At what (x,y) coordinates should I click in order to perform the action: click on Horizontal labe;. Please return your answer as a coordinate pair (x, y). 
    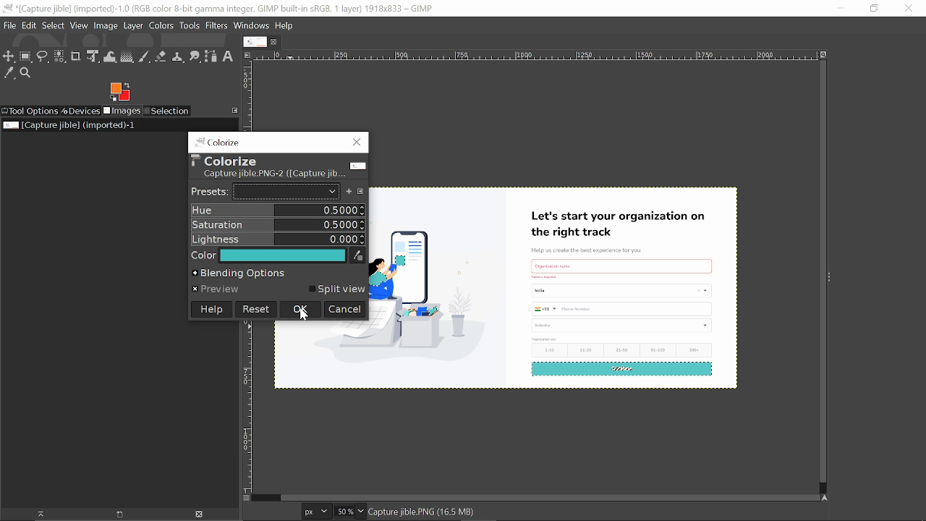
    Looking at the image, I should click on (532, 56).